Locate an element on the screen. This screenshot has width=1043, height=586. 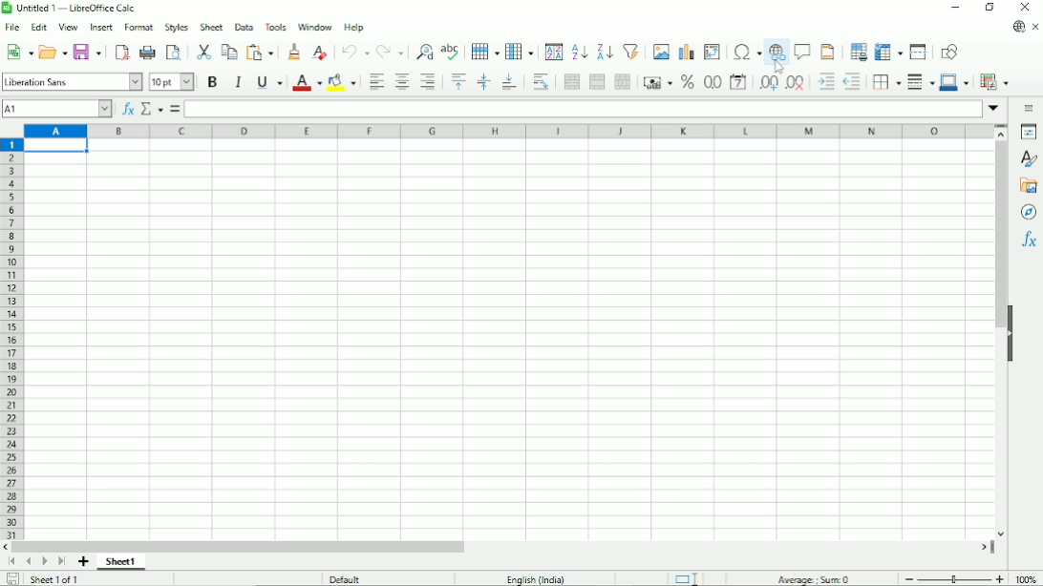
Align left is located at coordinates (376, 82).